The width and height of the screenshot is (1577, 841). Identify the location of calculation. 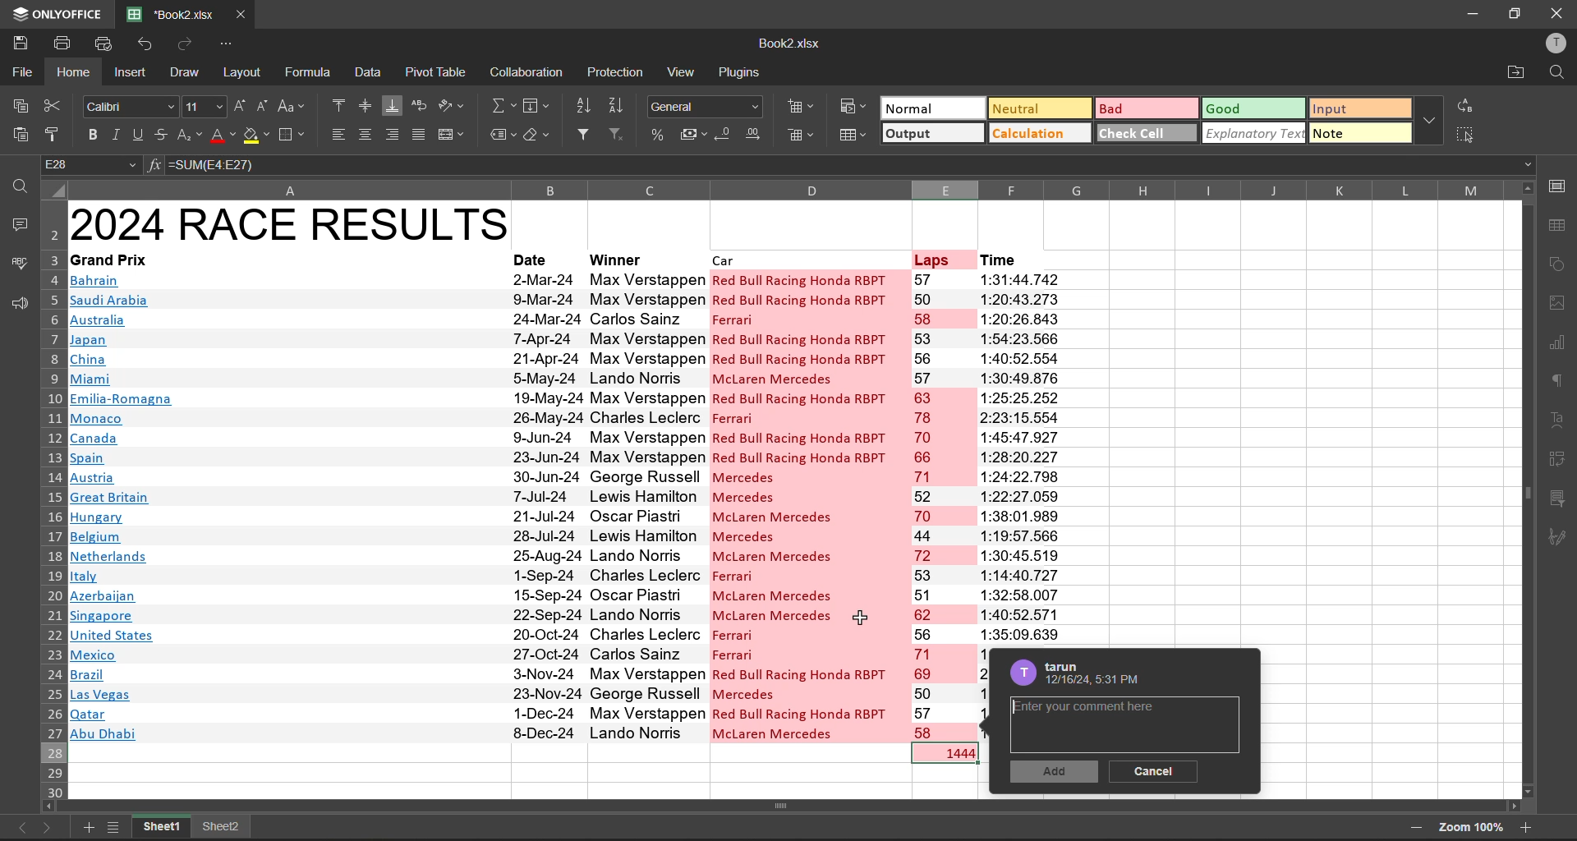
(1041, 133).